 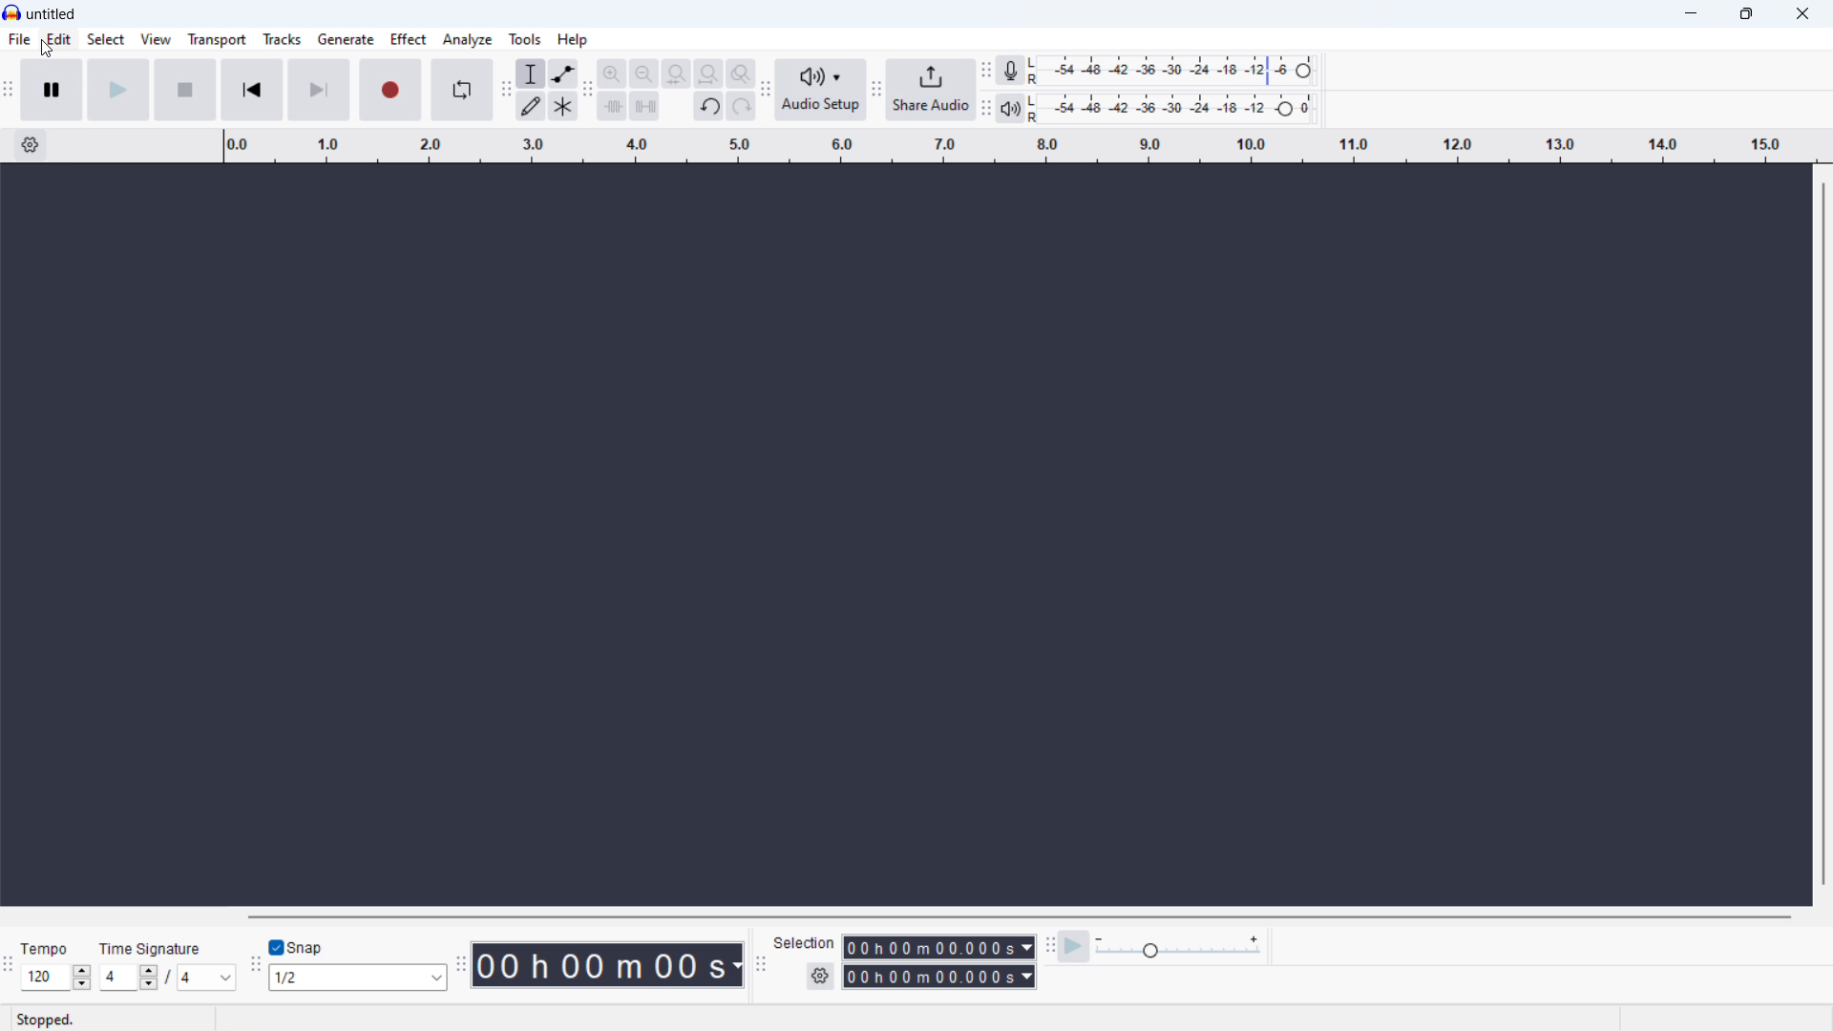 What do you see at coordinates (504, 92) in the screenshot?
I see `tools toolbar` at bounding box center [504, 92].